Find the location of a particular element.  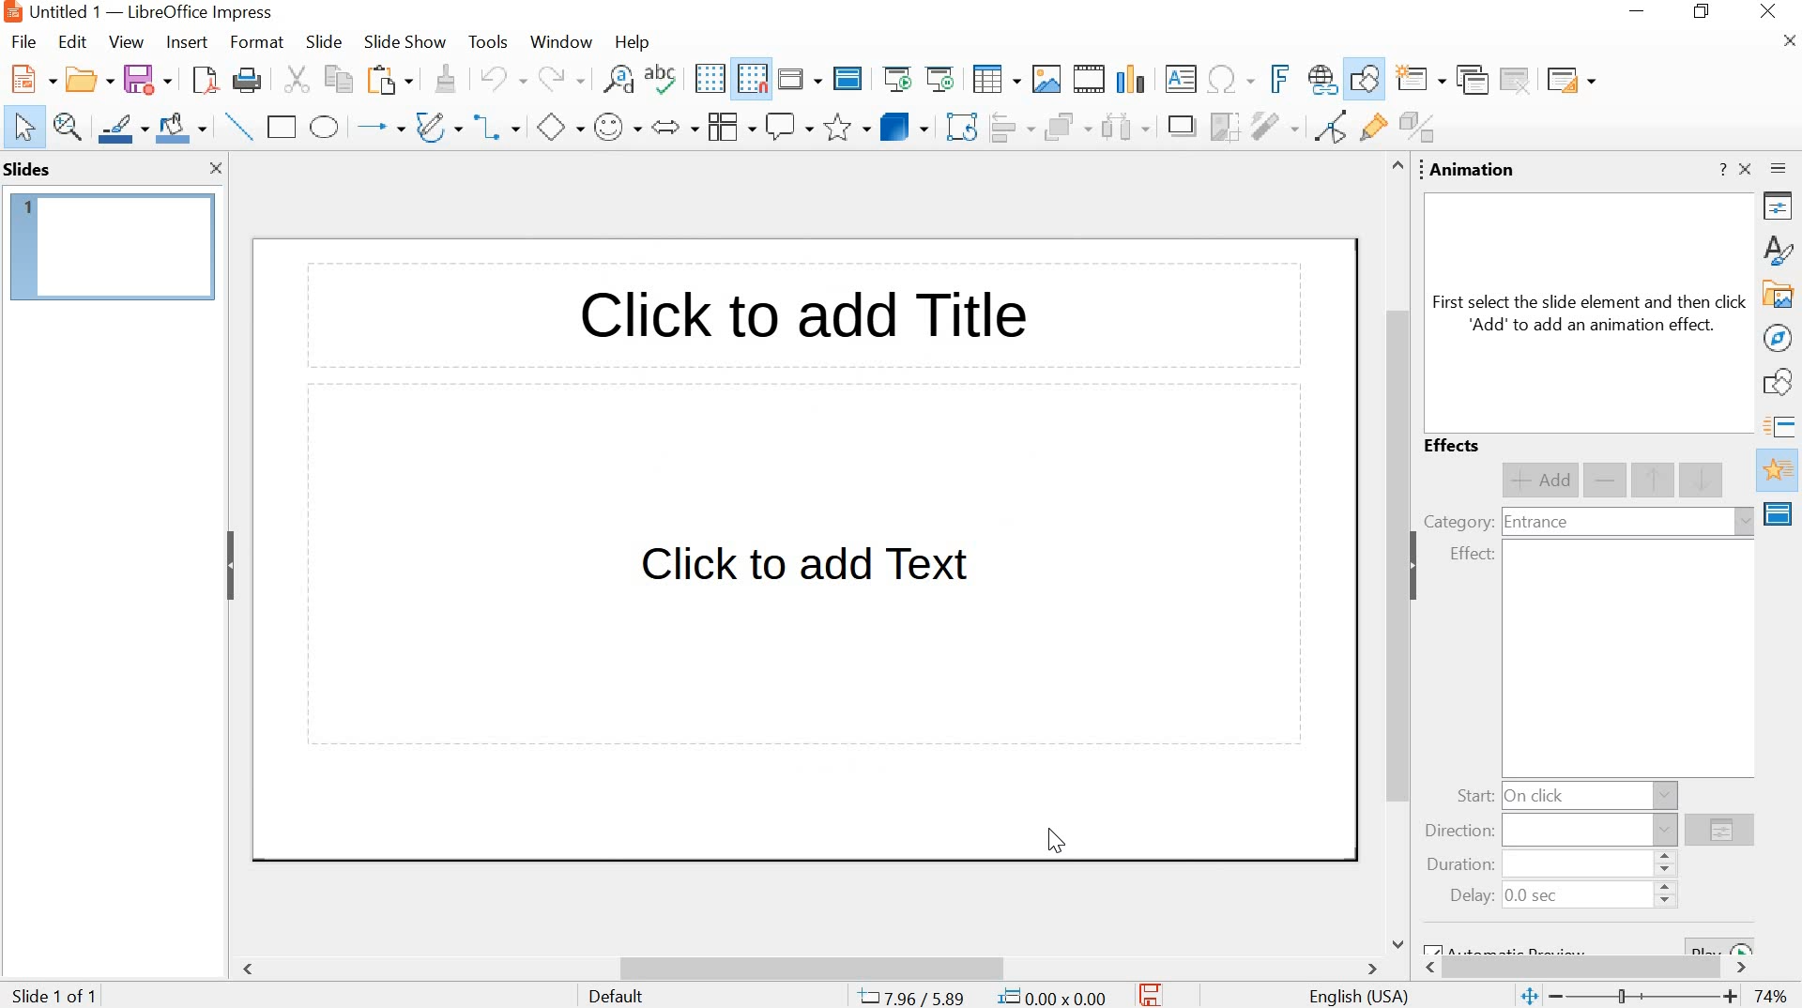

format menu is located at coordinates (254, 42).